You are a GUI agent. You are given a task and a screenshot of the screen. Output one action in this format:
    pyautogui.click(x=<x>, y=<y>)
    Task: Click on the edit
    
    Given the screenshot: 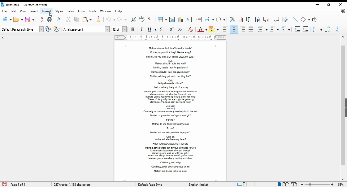 What is the action you would take?
    pyautogui.click(x=14, y=12)
    